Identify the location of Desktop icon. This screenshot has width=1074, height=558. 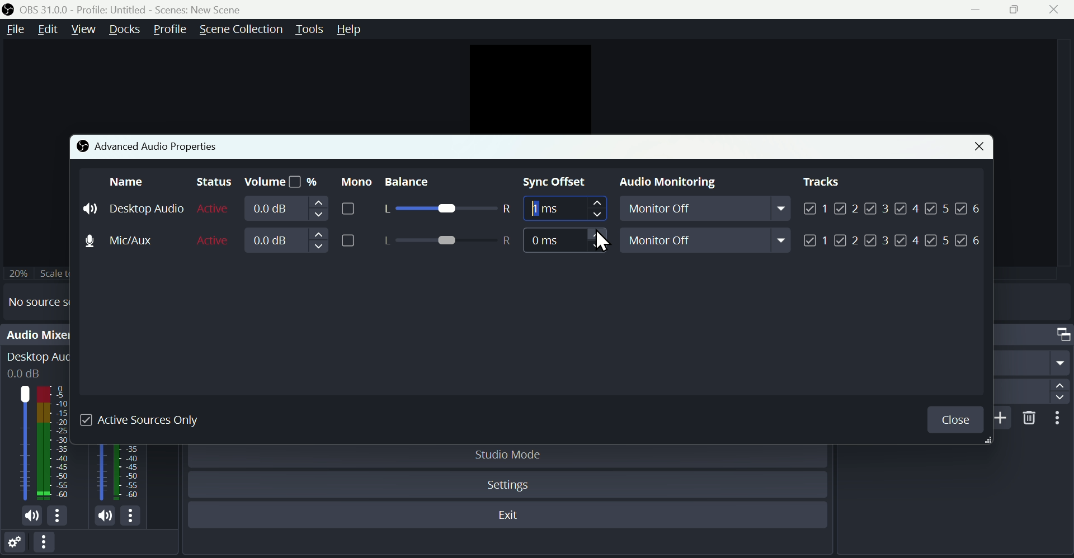
(25, 443).